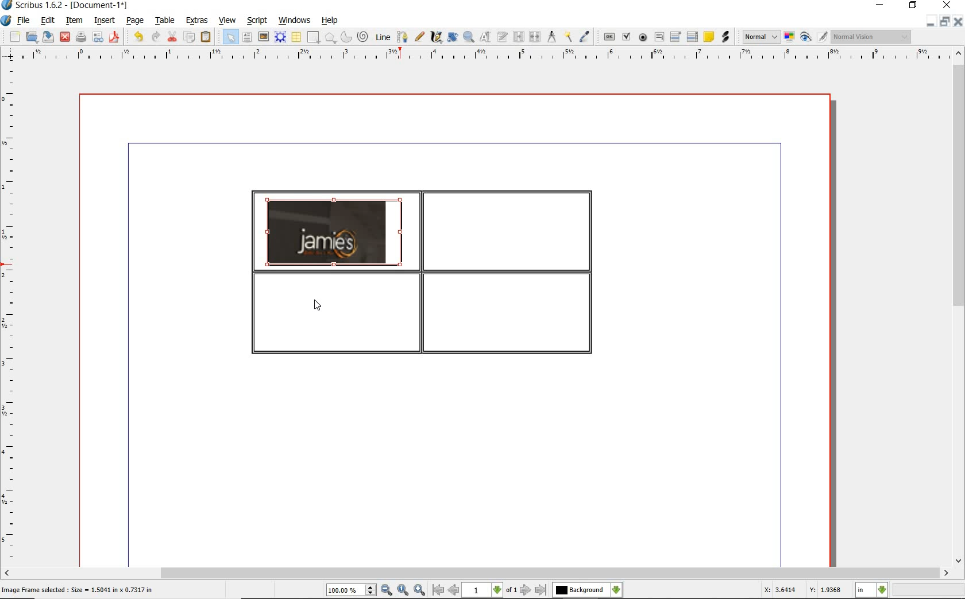 The width and height of the screenshot is (965, 599). What do you see at coordinates (692, 37) in the screenshot?
I see `PDF List Box` at bounding box center [692, 37].